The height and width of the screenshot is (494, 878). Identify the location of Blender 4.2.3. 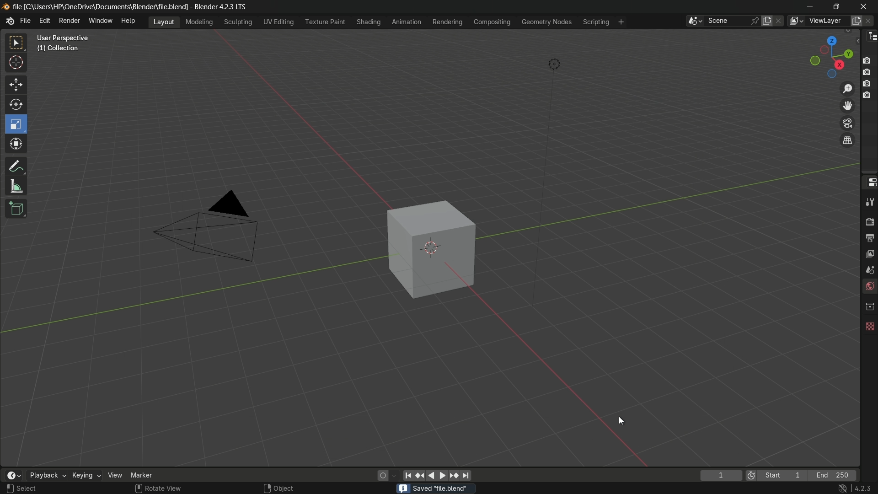
(242, 6).